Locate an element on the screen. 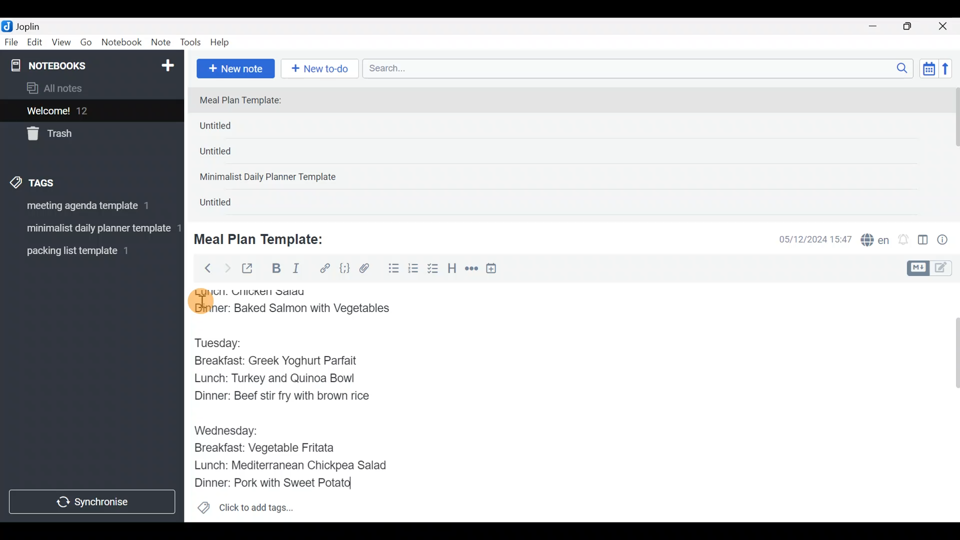  Joplin is located at coordinates (34, 25).